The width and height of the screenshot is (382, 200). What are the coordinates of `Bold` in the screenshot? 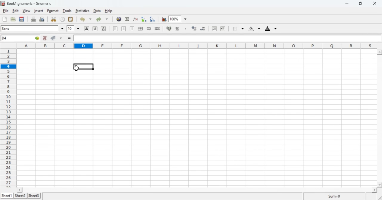 It's located at (87, 29).